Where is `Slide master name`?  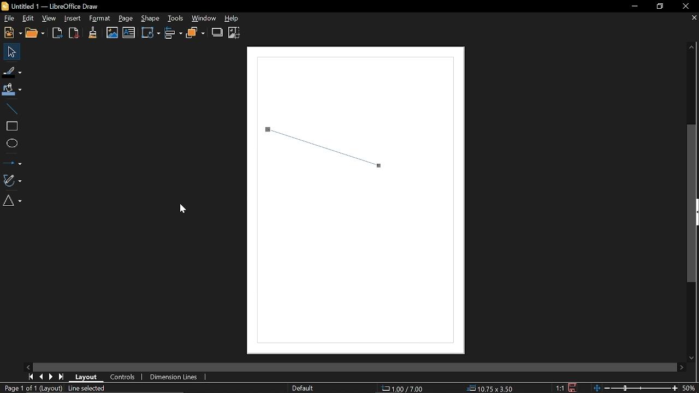
Slide master name is located at coordinates (312, 388).